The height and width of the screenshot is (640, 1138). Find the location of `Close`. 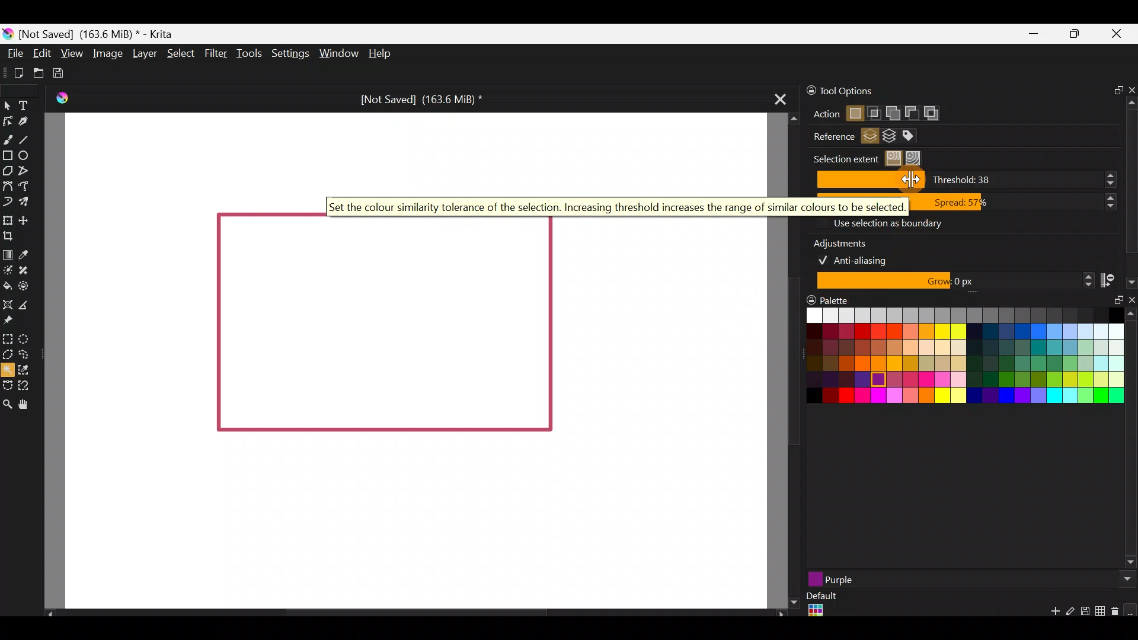

Close is located at coordinates (1120, 36).